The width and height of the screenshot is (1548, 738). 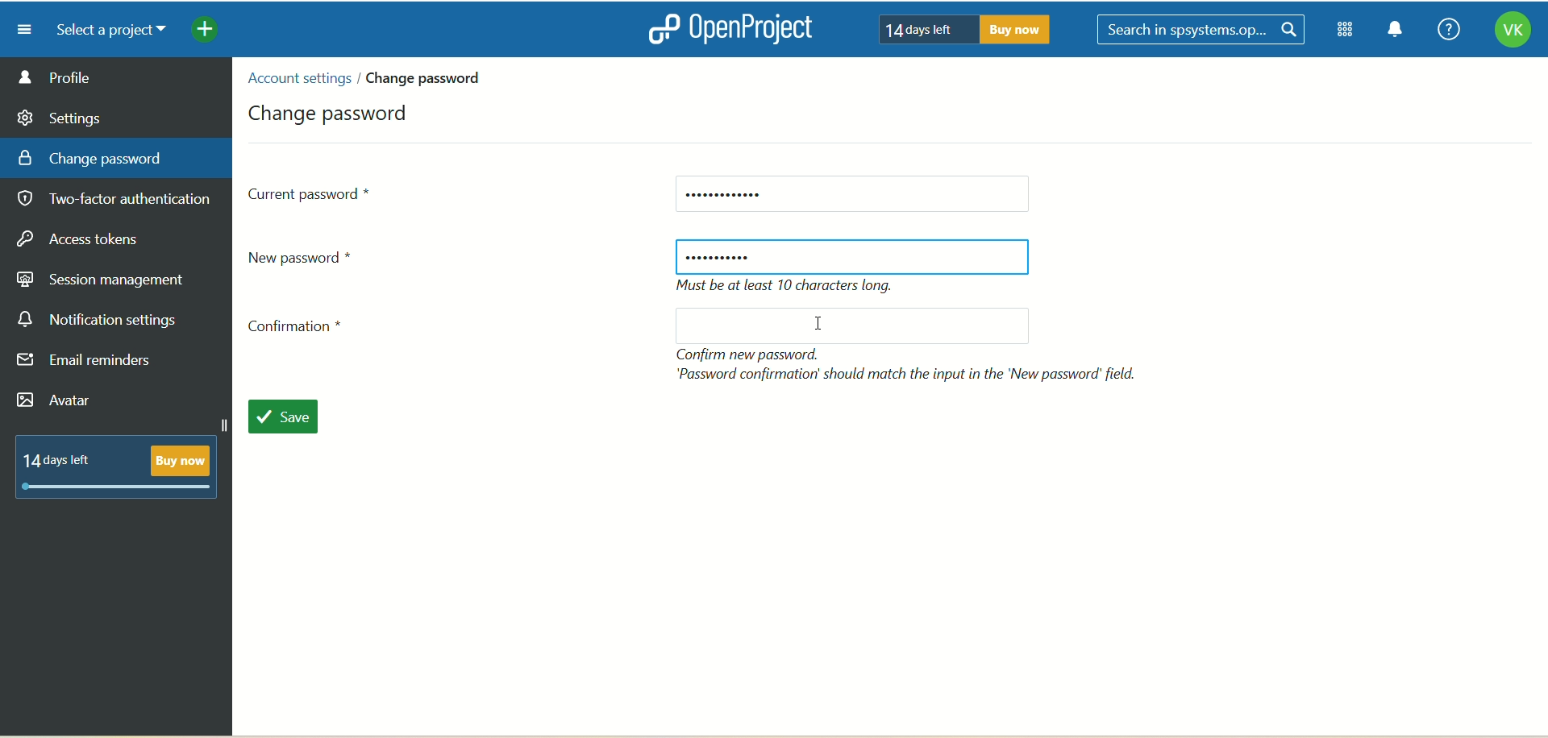 What do you see at coordinates (1204, 31) in the screenshot?
I see `search` at bounding box center [1204, 31].